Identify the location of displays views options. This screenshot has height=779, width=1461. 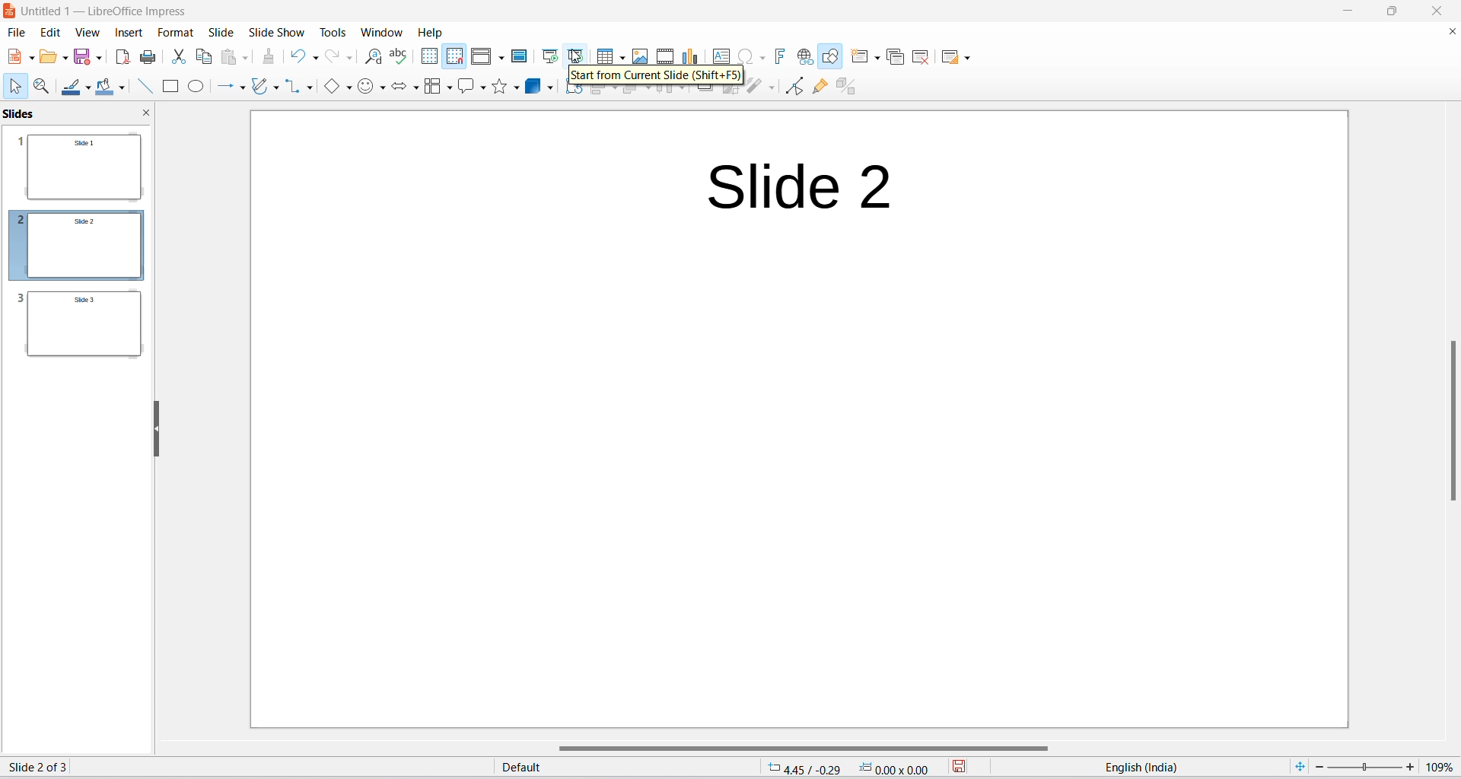
(501, 57).